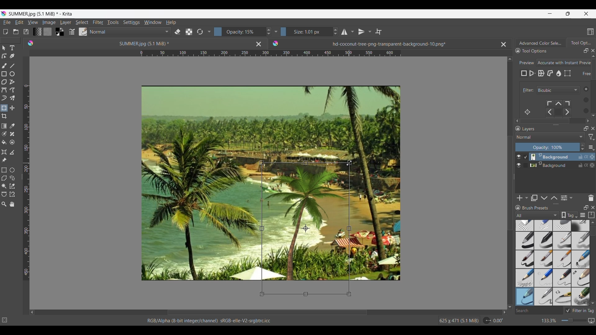 The height and width of the screenshot is (335, 596). I want to click on Polyline tool, so click(12, 82).